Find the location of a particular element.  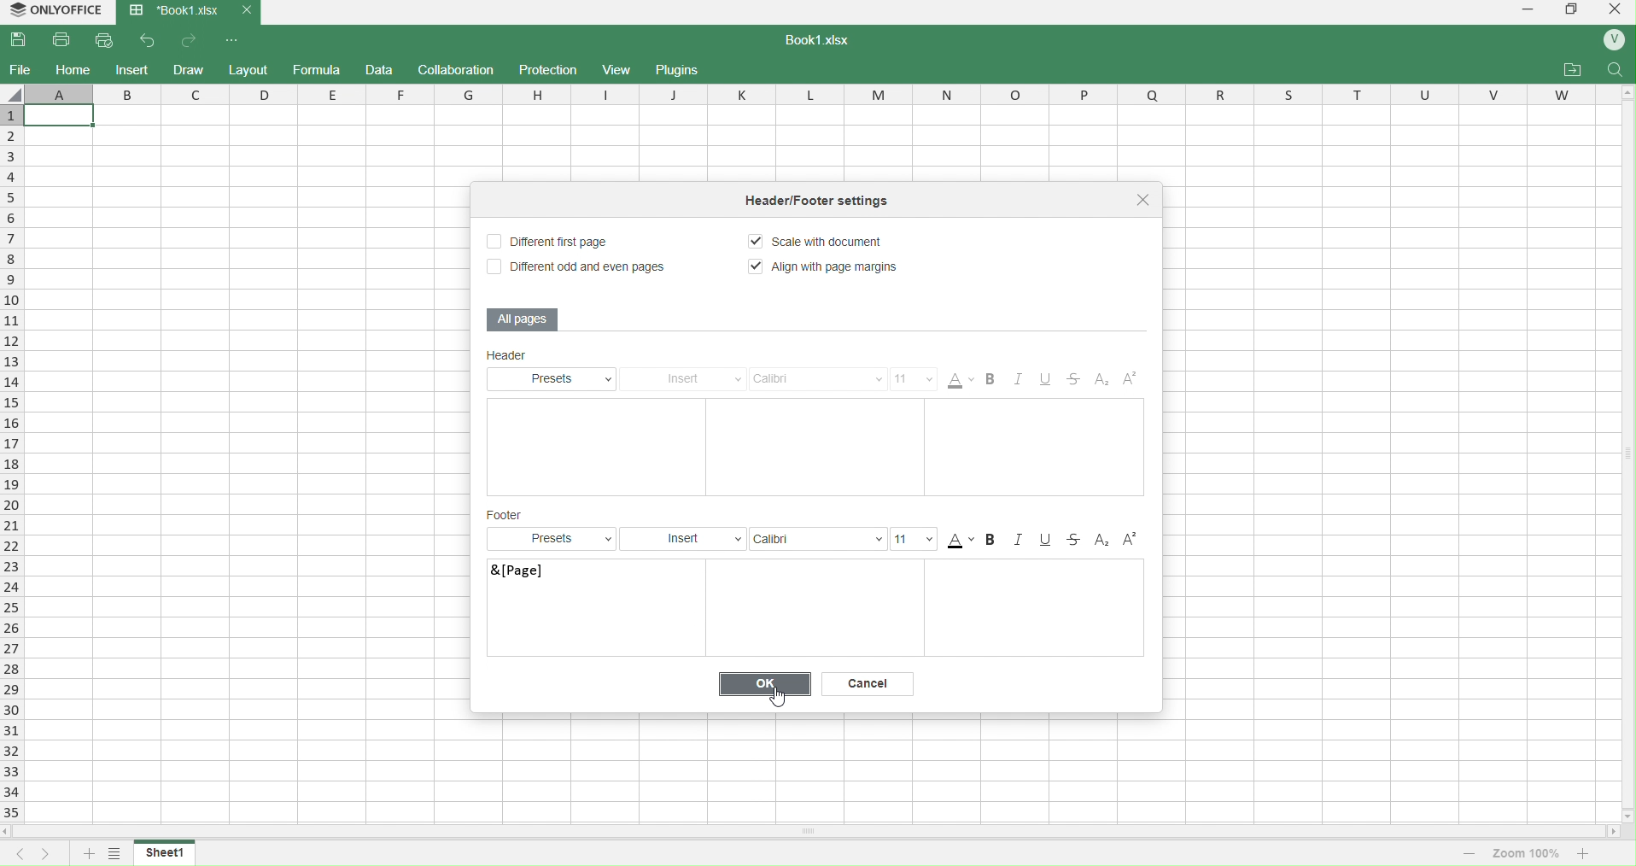

plugins is located at coordinates (682, 70).